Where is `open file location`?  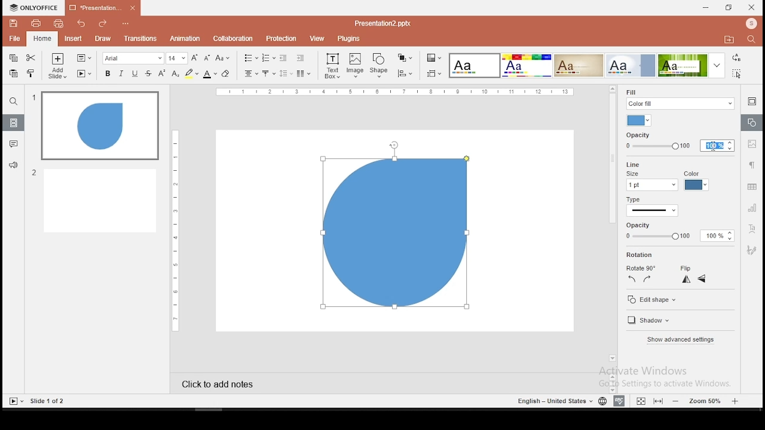
open file location is located at coordinates (727, 39).